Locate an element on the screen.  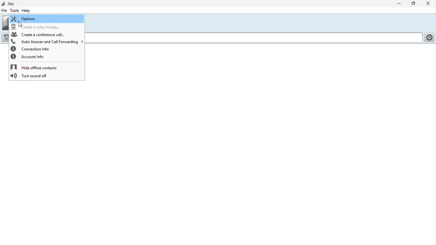
Tools is located at coordinates (14, 11).